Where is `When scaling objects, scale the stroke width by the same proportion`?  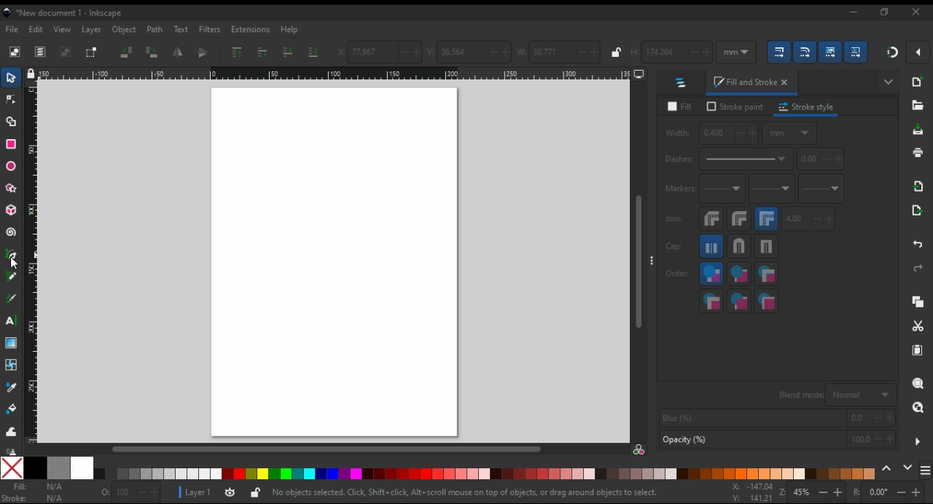 When scaling objects, scale the stroke width by the same proportion is located at coordinates (781, 52).